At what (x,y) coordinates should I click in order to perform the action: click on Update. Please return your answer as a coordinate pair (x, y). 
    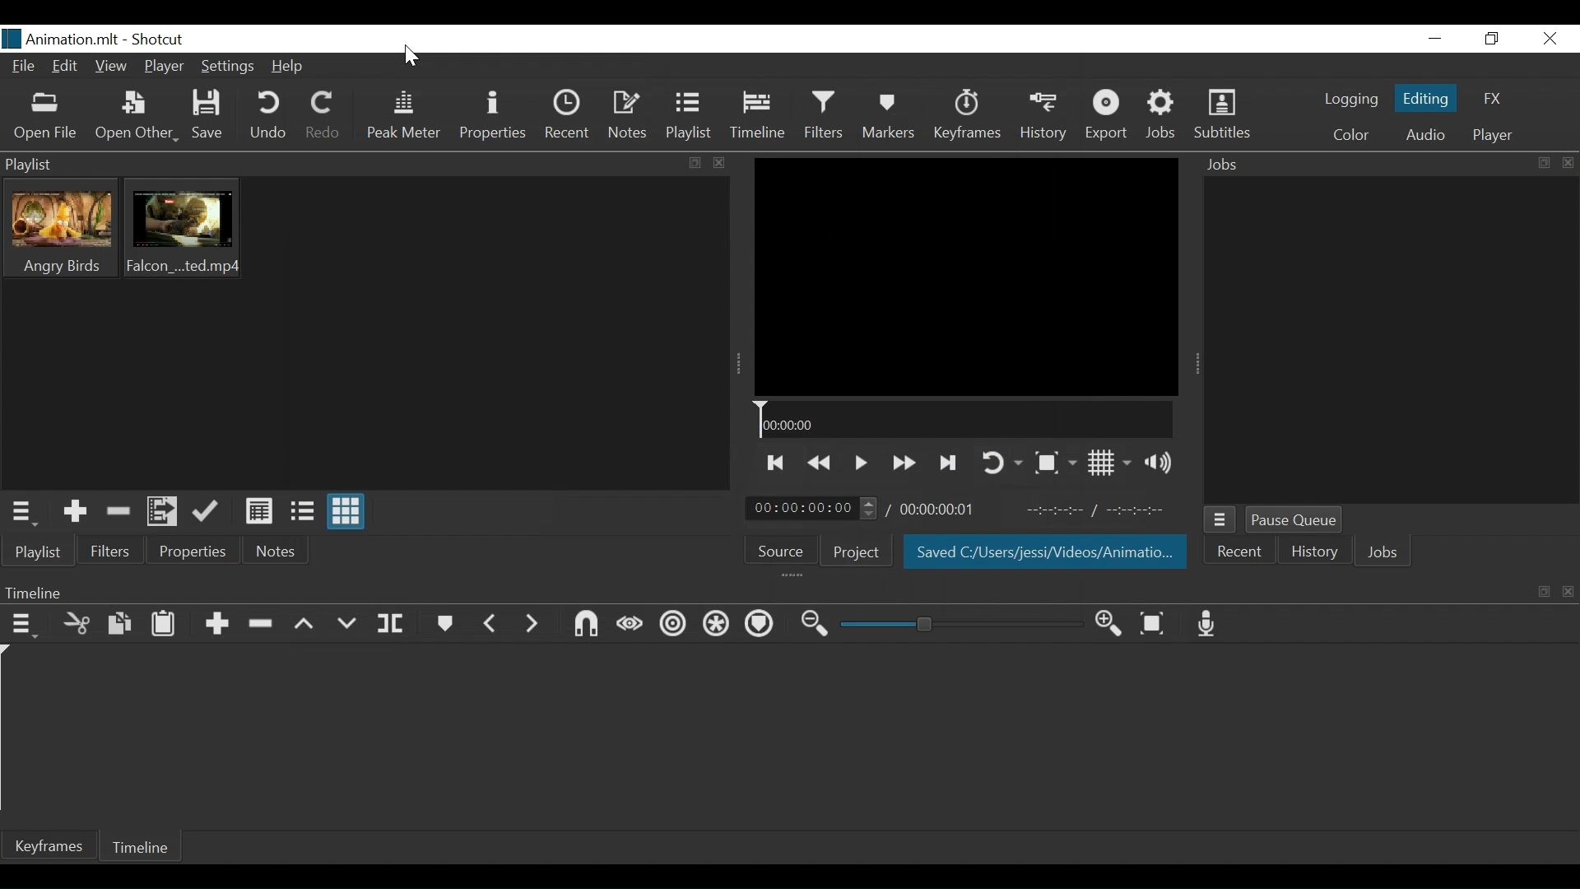
    Looking at the image, I should click on (207, 513).